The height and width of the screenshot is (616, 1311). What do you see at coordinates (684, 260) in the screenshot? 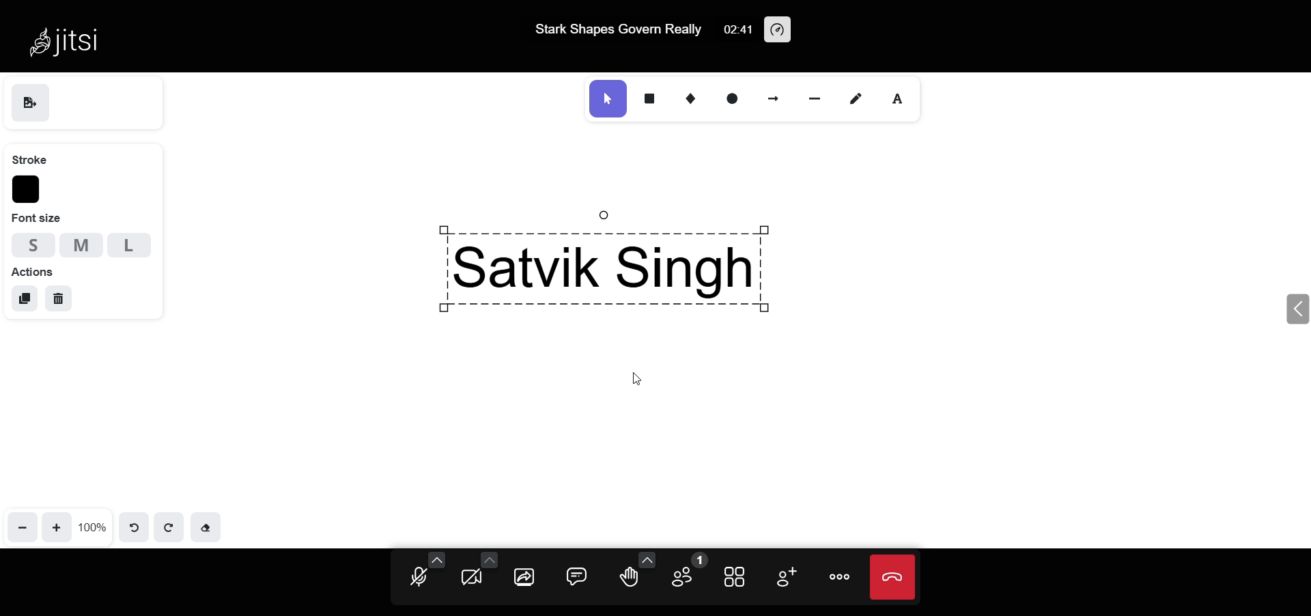
I see `Satvik Singh` at bounding box center [684, 260].